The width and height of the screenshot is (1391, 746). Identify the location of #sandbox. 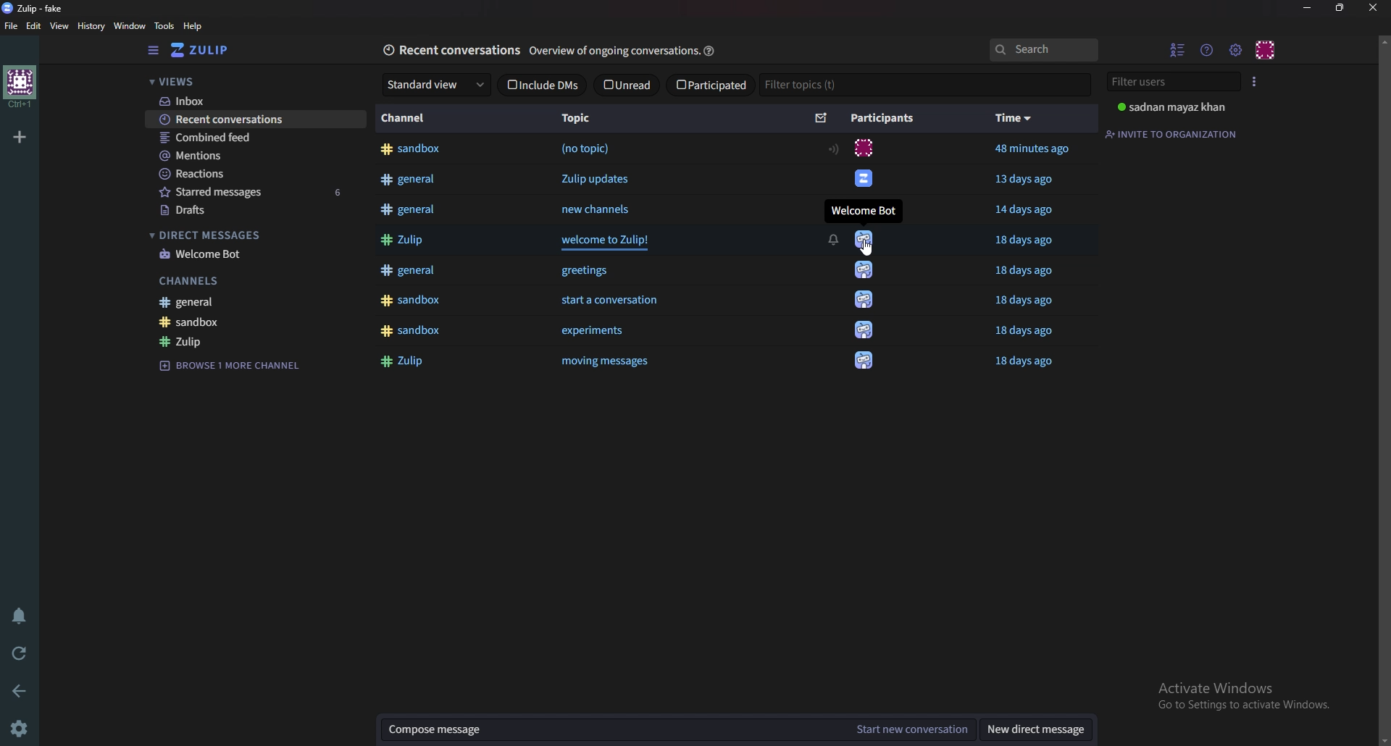
(411, 332).